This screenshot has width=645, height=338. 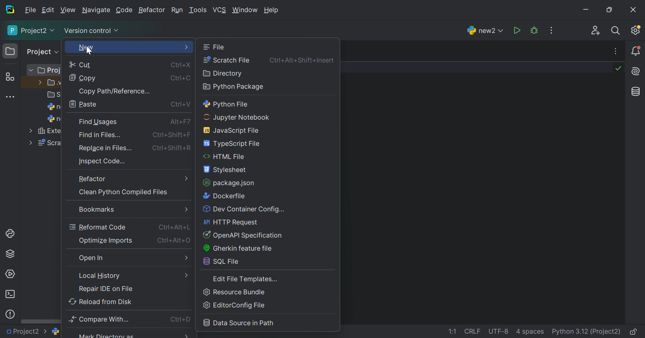 What do you see at coordinates (635, 31) in the screenshot?
I see `Updates available` at bounding box center [635, 31].